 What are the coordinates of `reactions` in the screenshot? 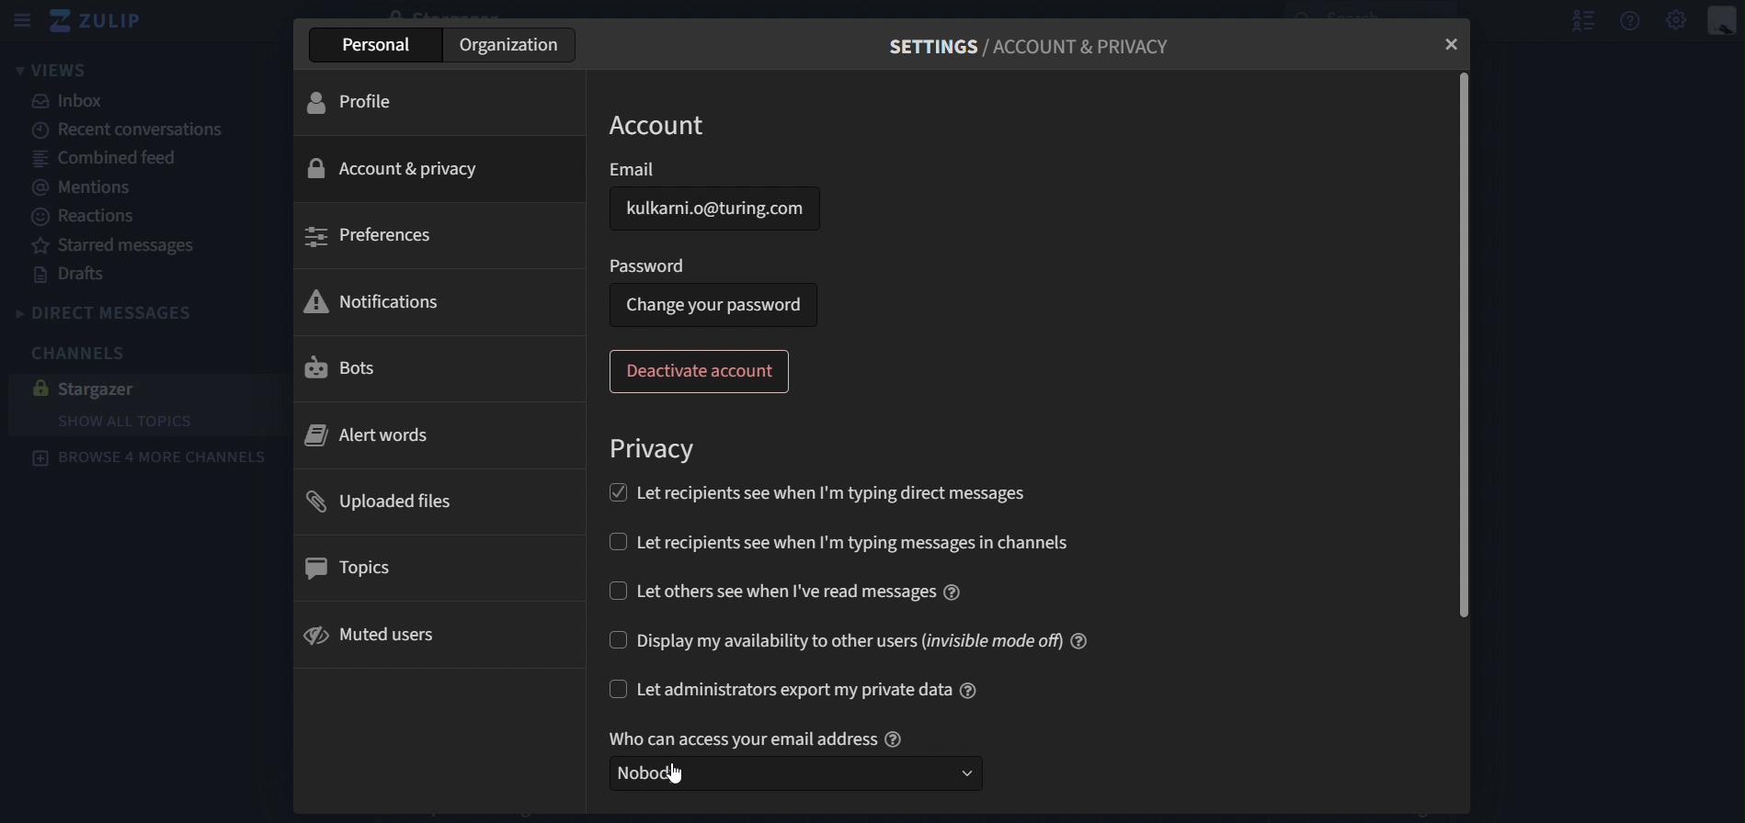 It's located at (85, 218).